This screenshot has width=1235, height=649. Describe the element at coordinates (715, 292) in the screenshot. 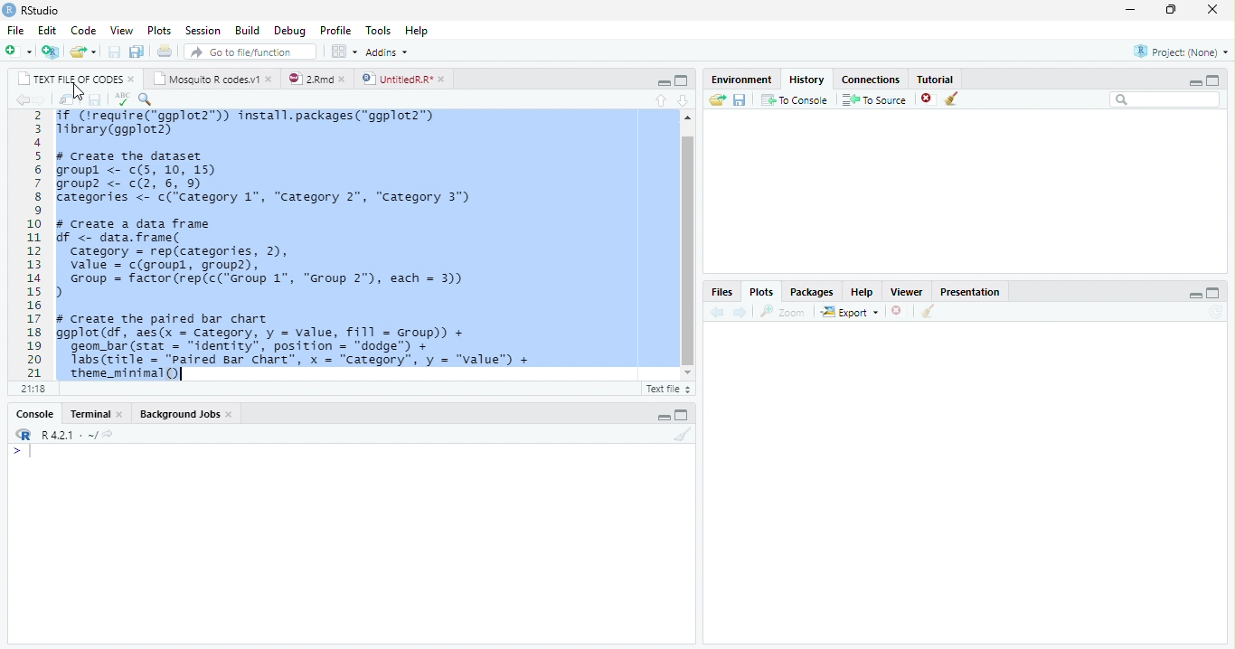

I see `files` at that location.